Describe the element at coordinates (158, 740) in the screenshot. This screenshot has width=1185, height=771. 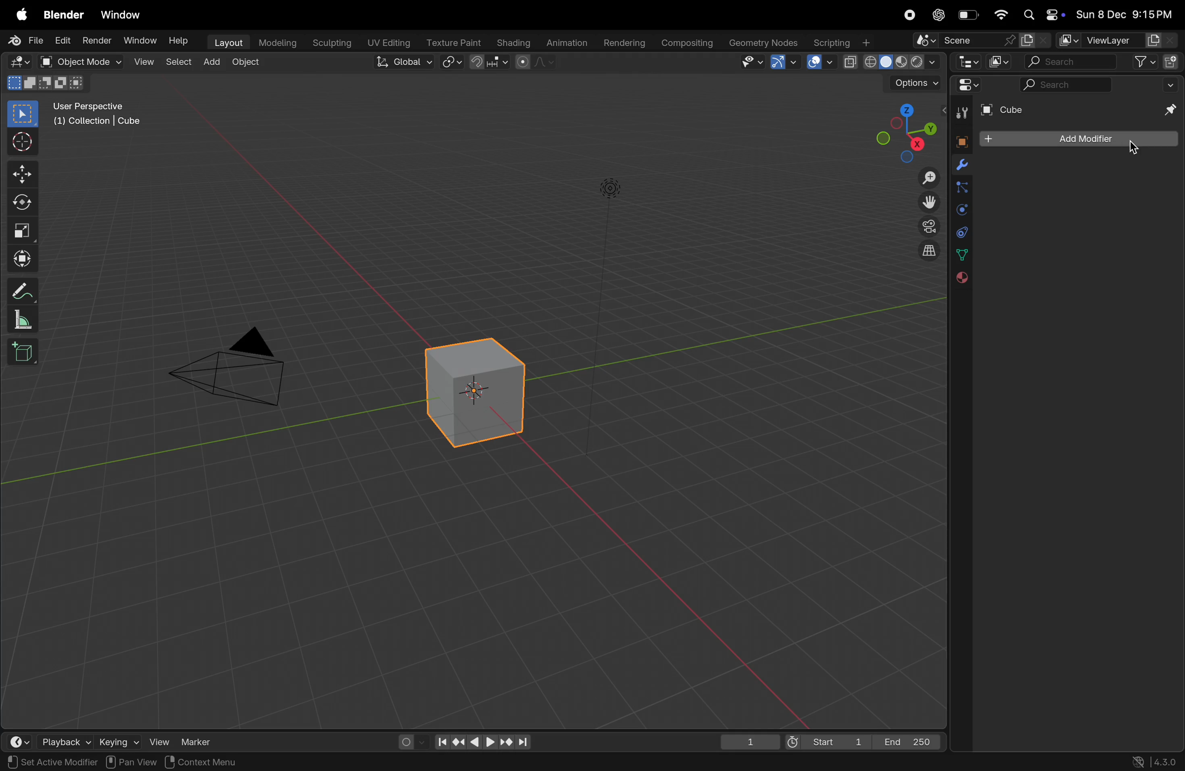
I see `view` at that location.